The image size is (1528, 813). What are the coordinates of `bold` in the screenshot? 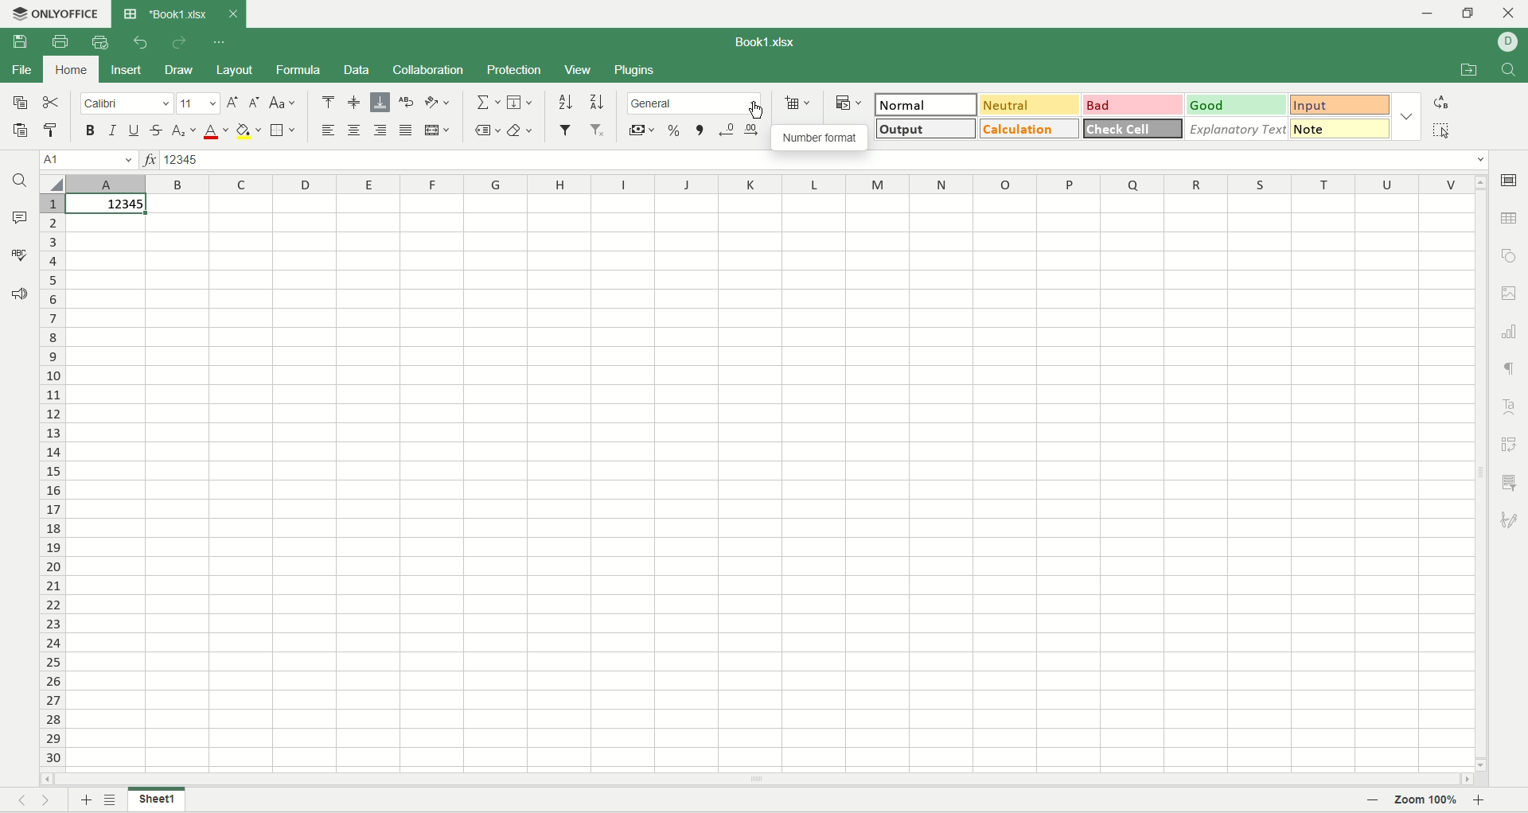 It's located at (92, 131).